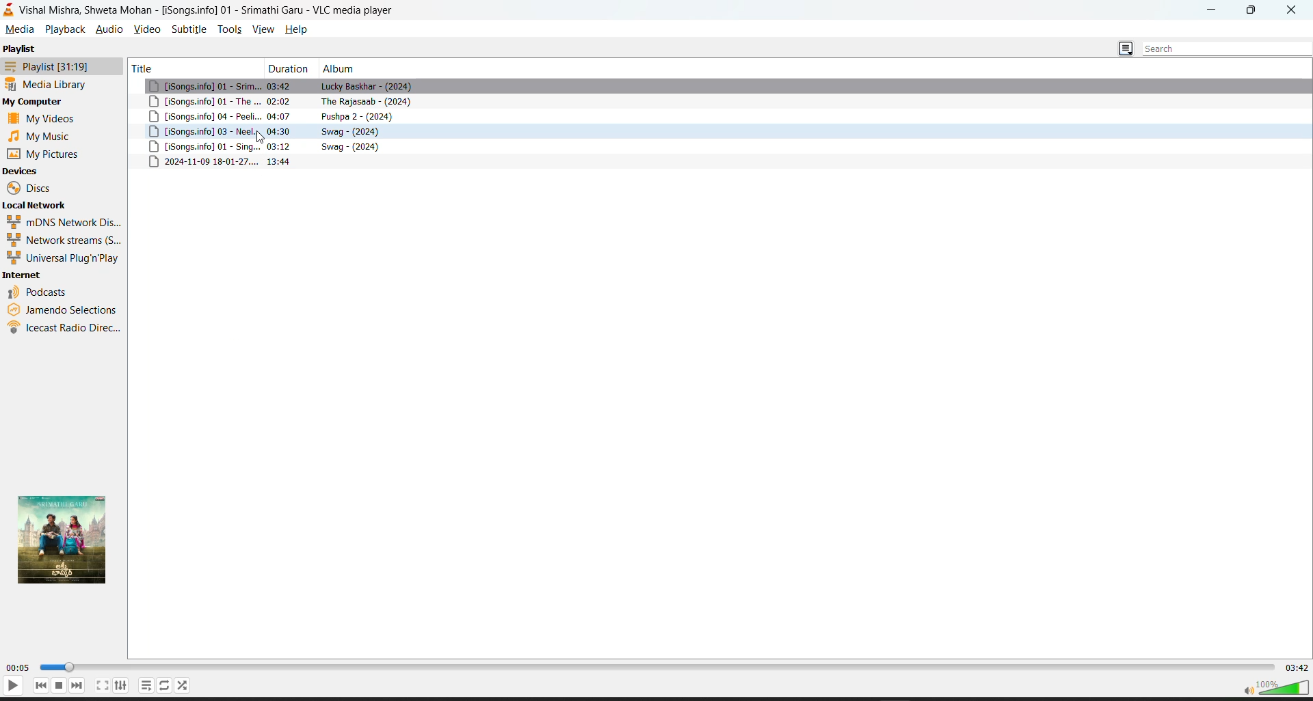  Describe the element at coordinates (121, 685) in the screenshot. I see `settings` at that location.